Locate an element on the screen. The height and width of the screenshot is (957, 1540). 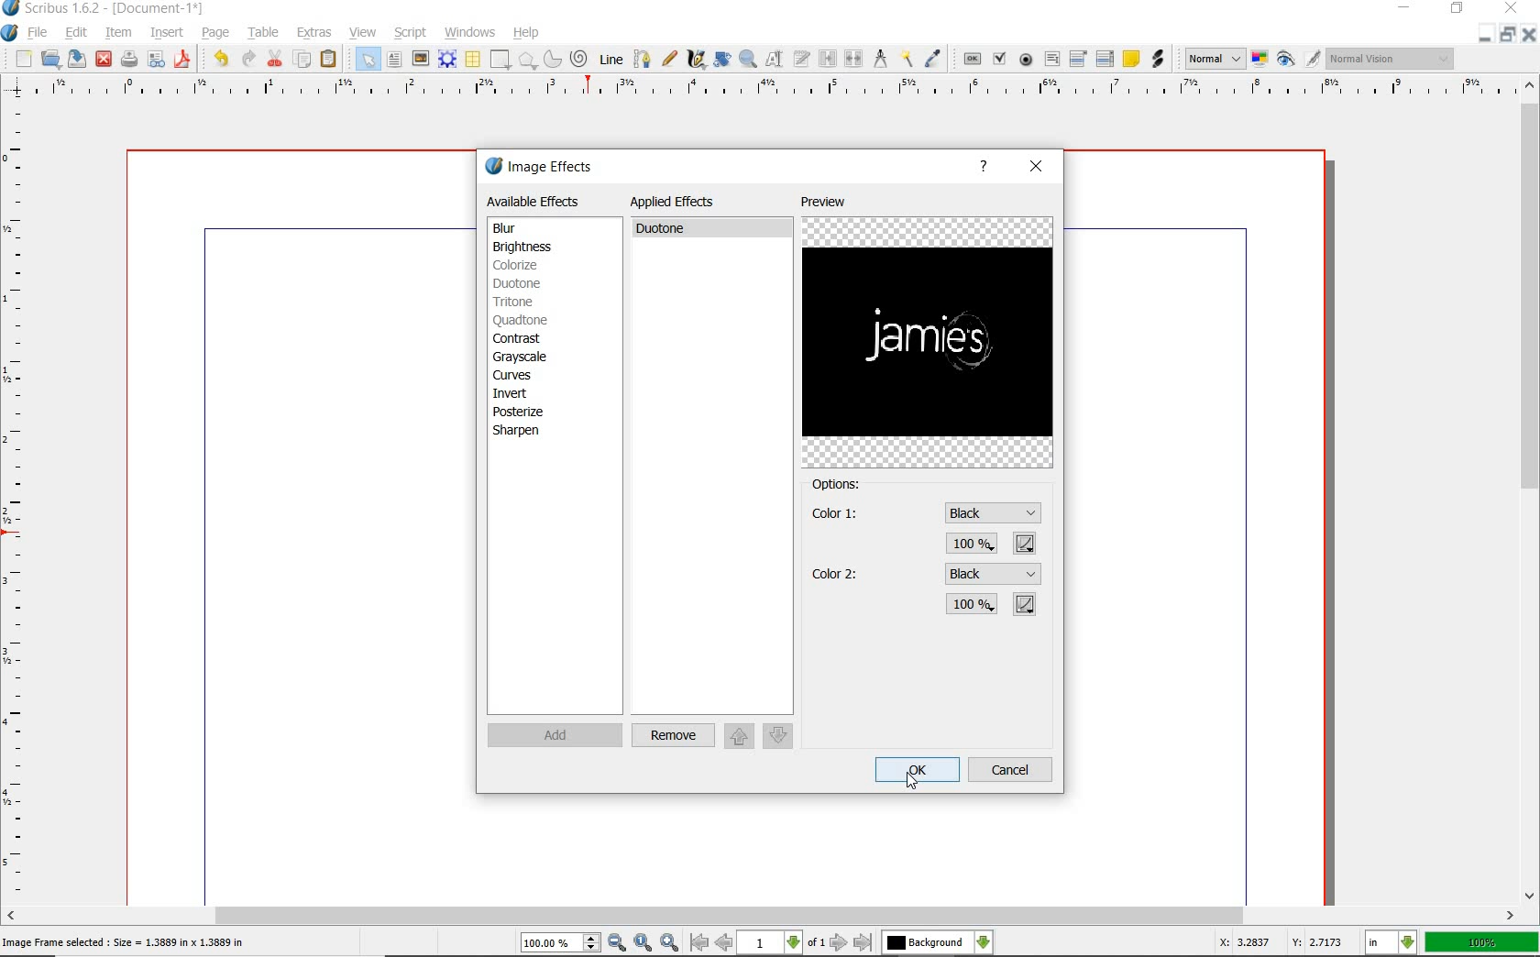
scrollbar is located at coordinates (1531, 490).